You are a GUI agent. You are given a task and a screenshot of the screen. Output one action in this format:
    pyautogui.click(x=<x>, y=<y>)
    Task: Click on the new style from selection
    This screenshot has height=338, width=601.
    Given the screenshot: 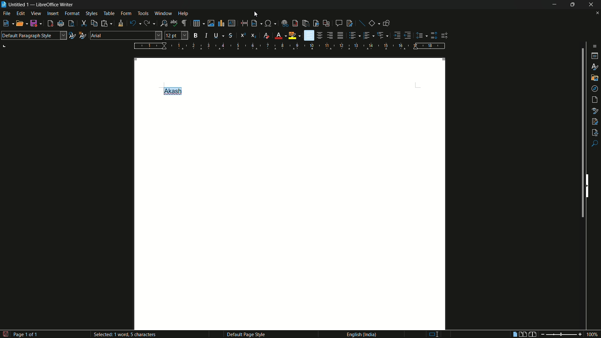 What is the action you would take?
    pyautogui.click(x=82, y=35)
    